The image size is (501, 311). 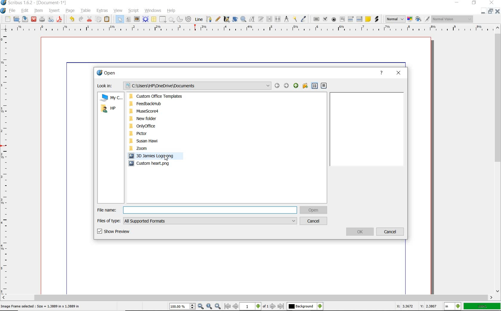 I want to click on Minimize, so click(x=490, y=11).